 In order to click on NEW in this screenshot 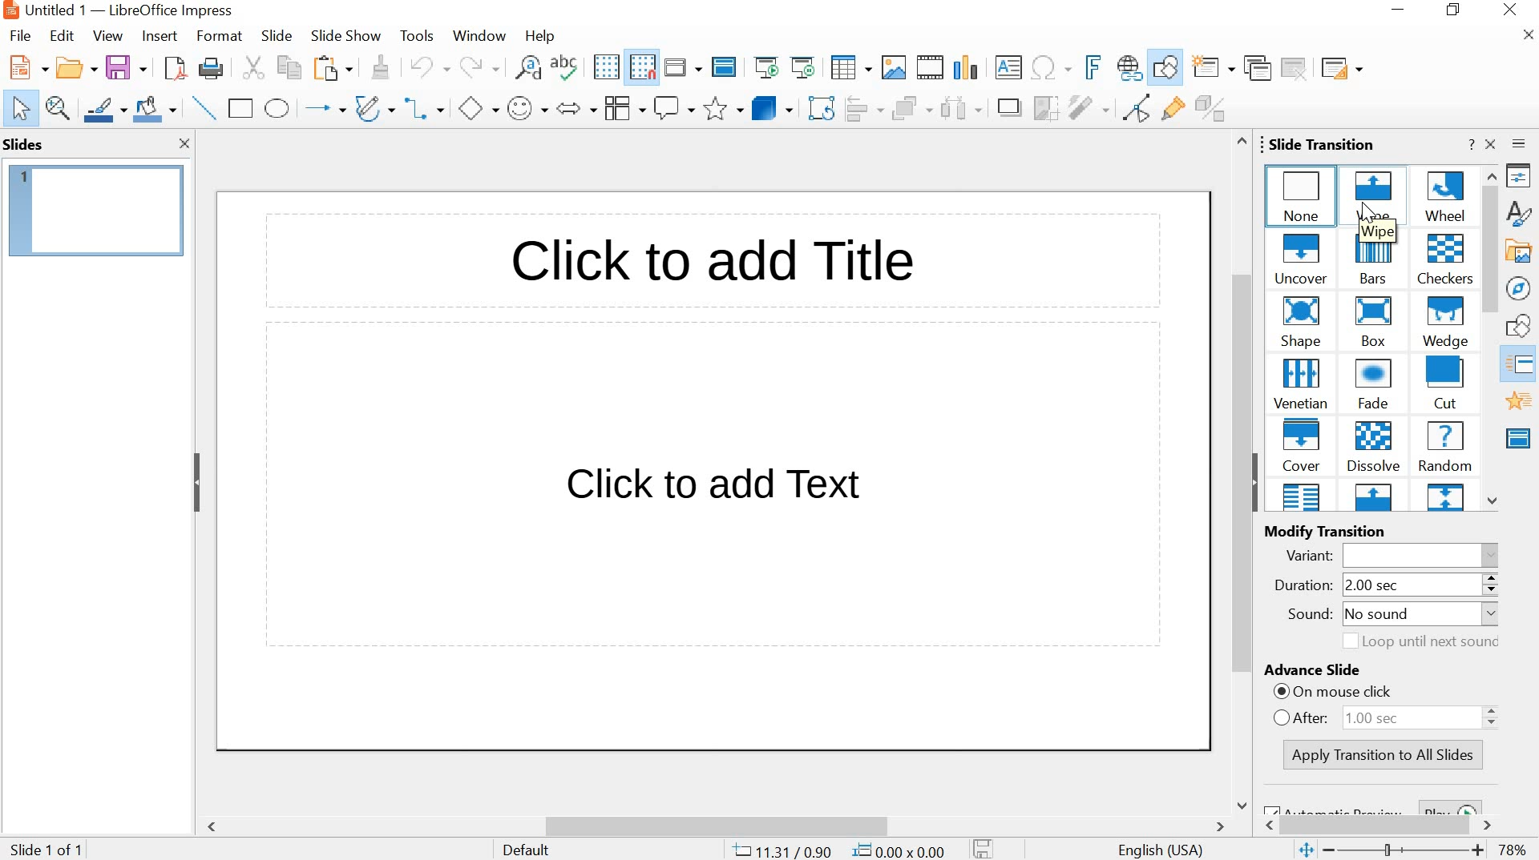, I will do `click(24, 67)`.